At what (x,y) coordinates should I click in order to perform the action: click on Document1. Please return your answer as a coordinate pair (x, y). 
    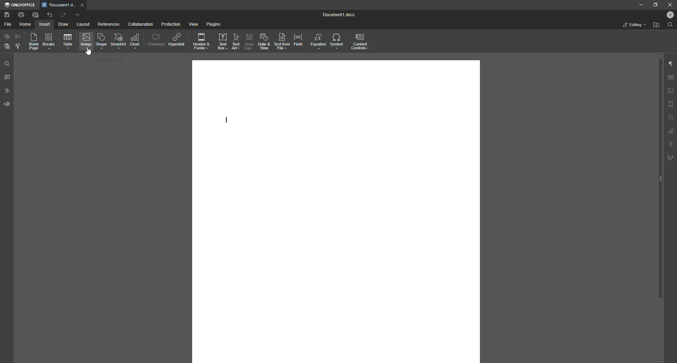
    Looking at the image, I should click on (339, 14).